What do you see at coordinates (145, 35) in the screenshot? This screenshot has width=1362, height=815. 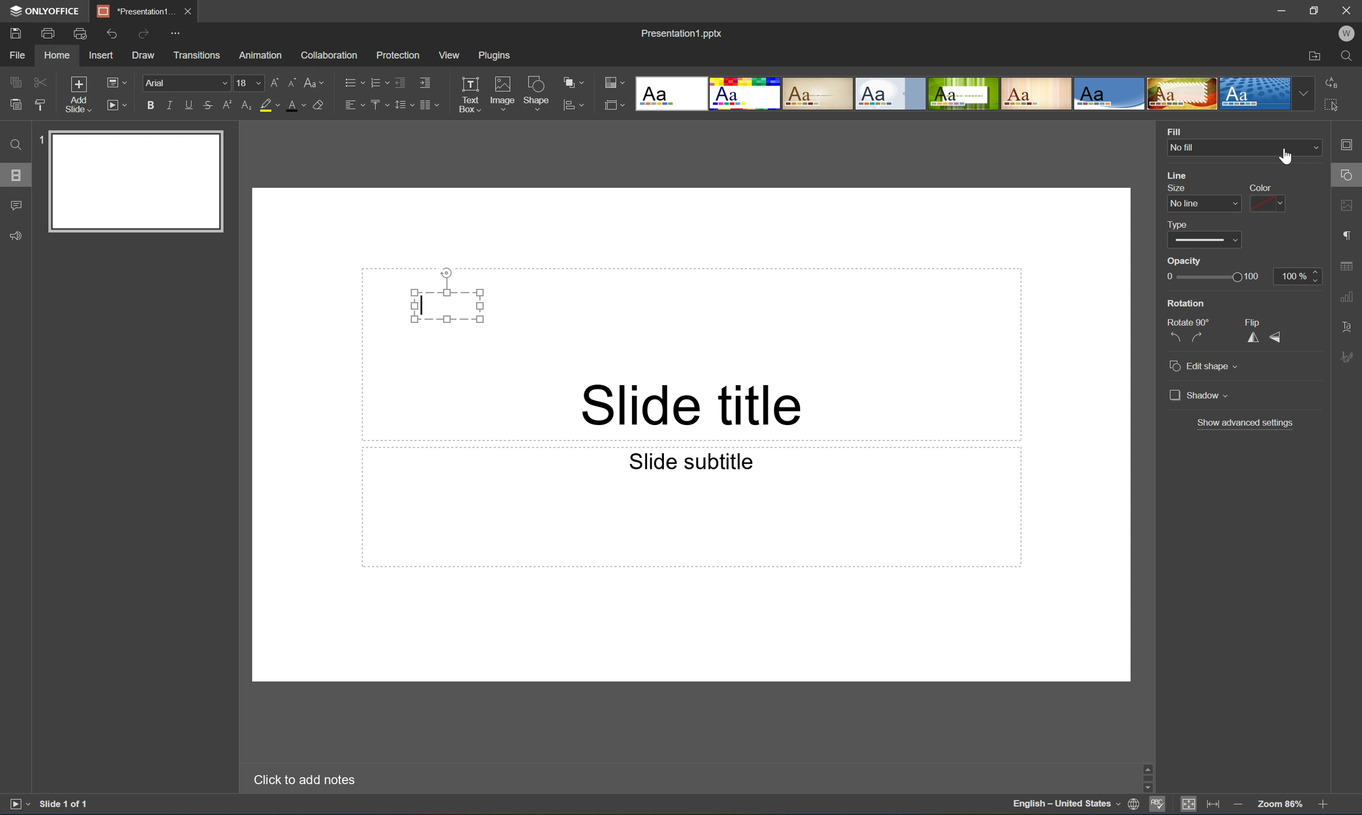 I see `Redo` at bounding box center [145, 35].